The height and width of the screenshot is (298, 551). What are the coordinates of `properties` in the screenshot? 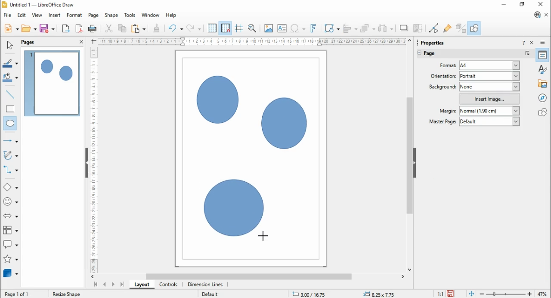 It's located at (543, 55).